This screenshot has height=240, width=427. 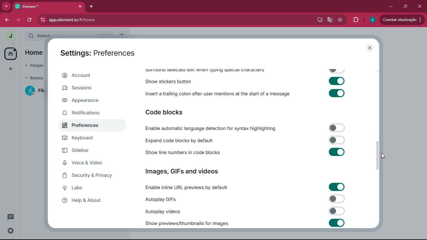 I want to click on maximize, so click(x=405, y=7).